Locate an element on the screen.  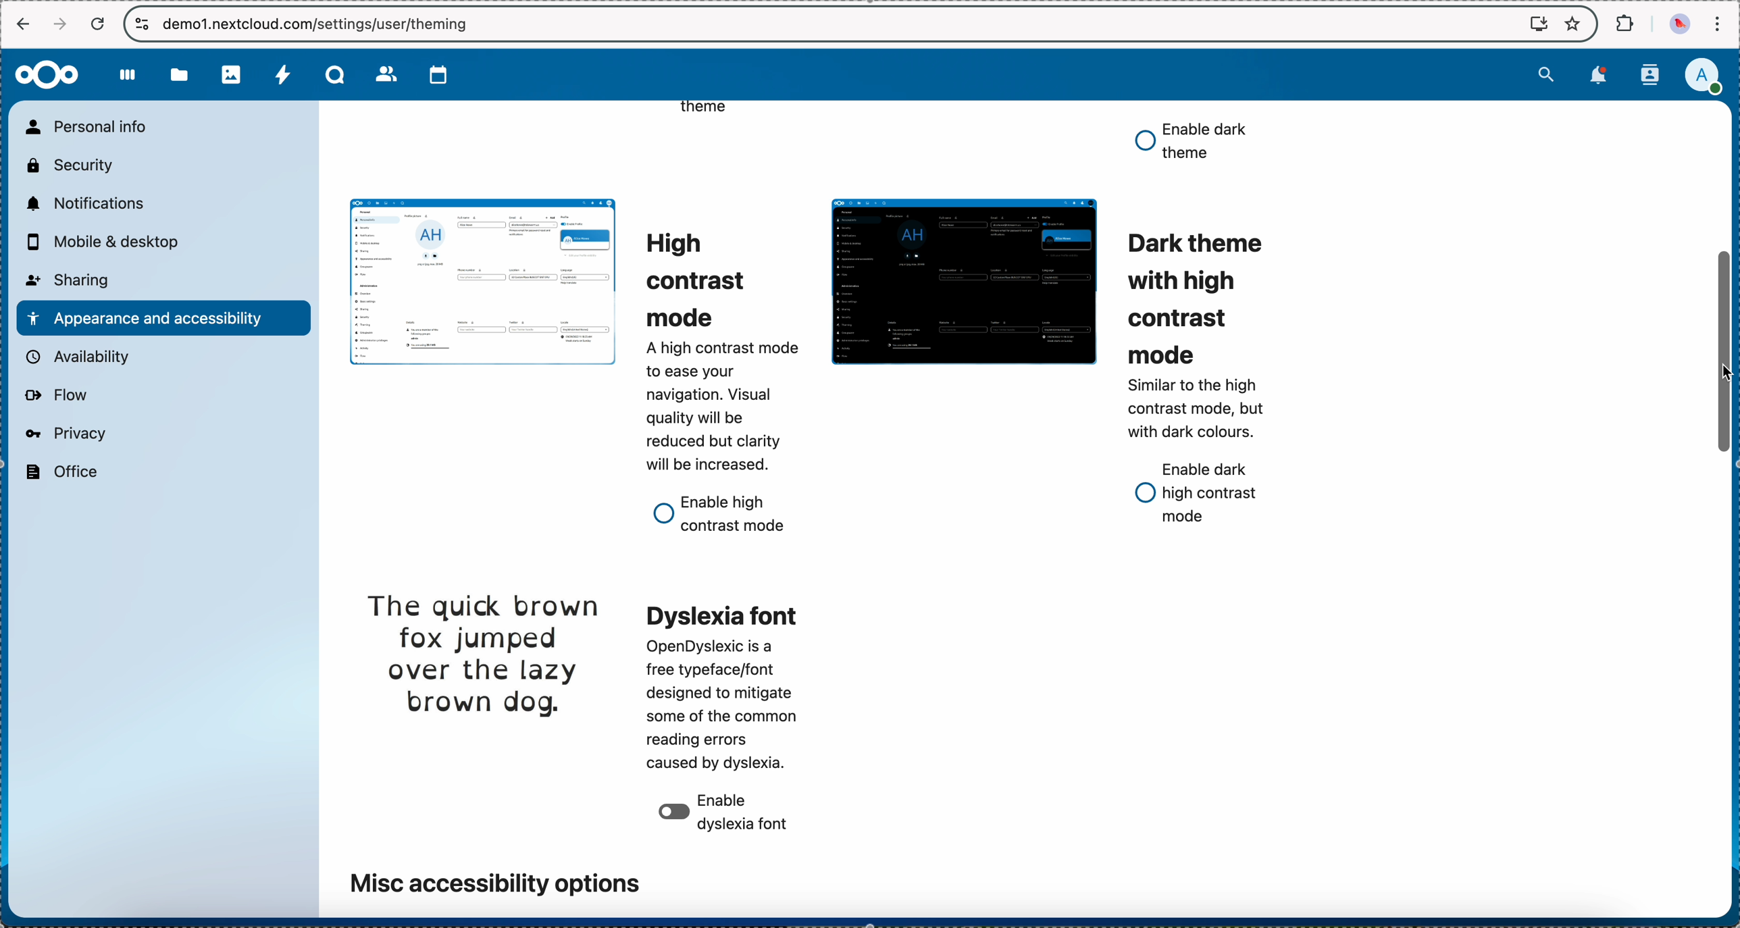
customize and control Google Chrome is located at coordinates (1722, 21).